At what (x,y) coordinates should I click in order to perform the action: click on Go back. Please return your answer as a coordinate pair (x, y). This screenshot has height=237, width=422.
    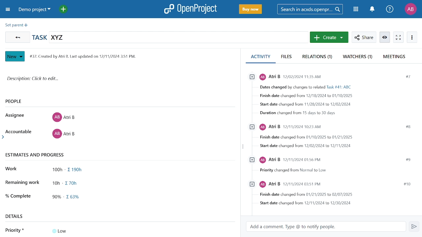
    Looking at the image, I should click on (17, 37).